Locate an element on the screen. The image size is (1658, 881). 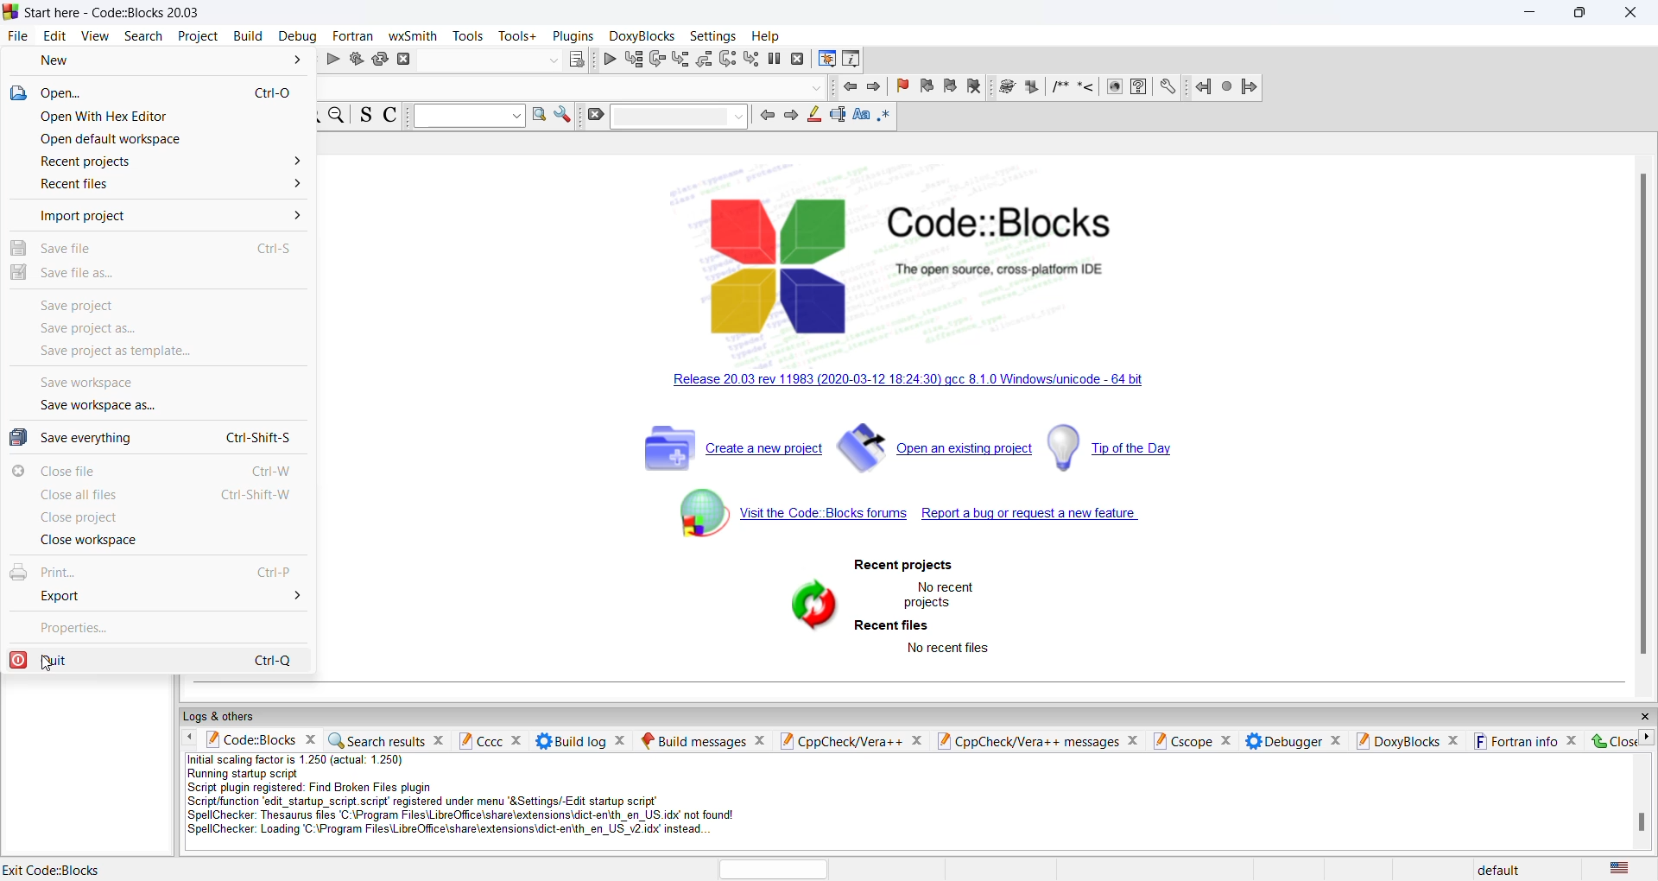
show the select target dialog is located at coordinates (576, 60).